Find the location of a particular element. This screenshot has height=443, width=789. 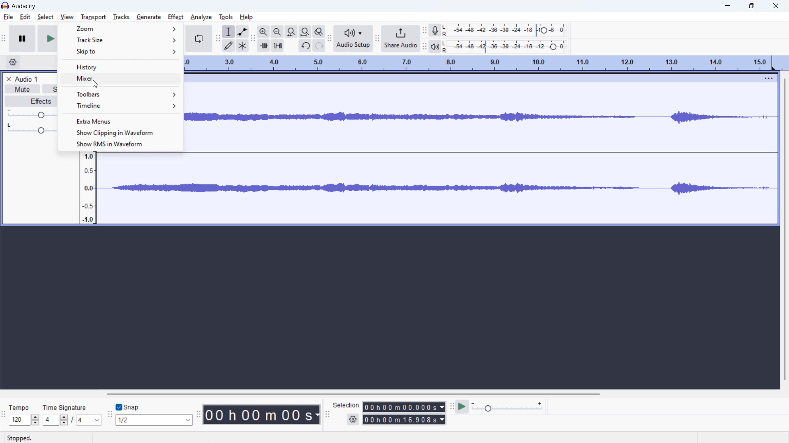

transport is located at coordinates (93, 17).